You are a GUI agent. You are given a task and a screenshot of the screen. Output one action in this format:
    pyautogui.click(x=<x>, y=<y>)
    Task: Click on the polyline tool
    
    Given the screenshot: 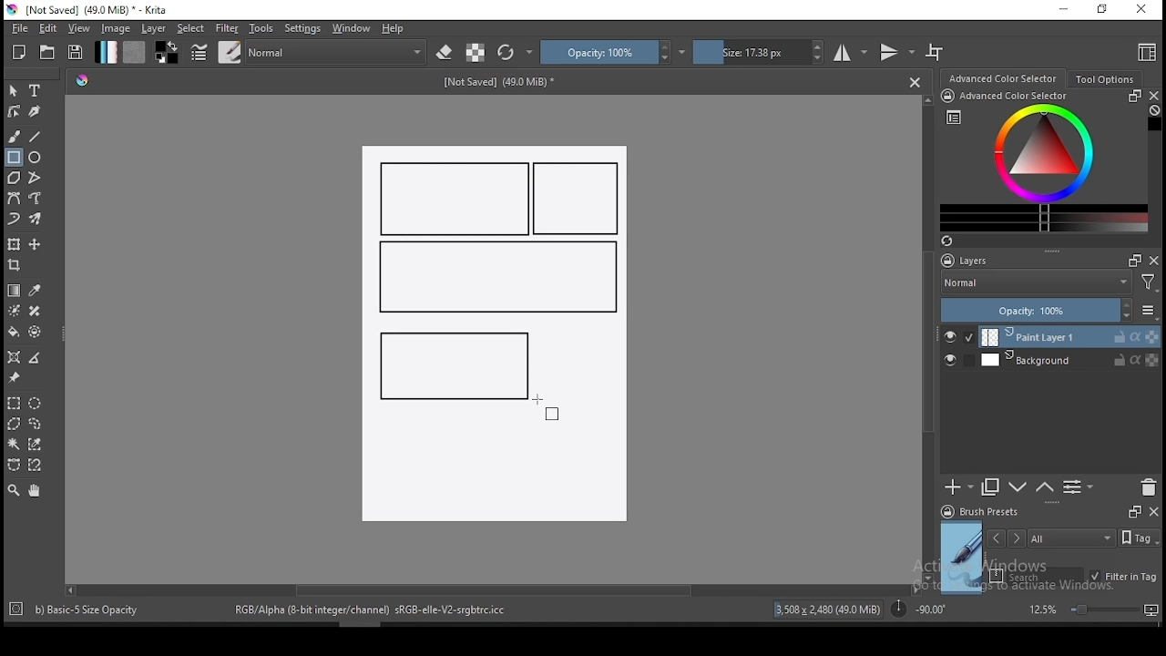 What is the action you would take?
    pyautogui.click(x=35, y=176)
    